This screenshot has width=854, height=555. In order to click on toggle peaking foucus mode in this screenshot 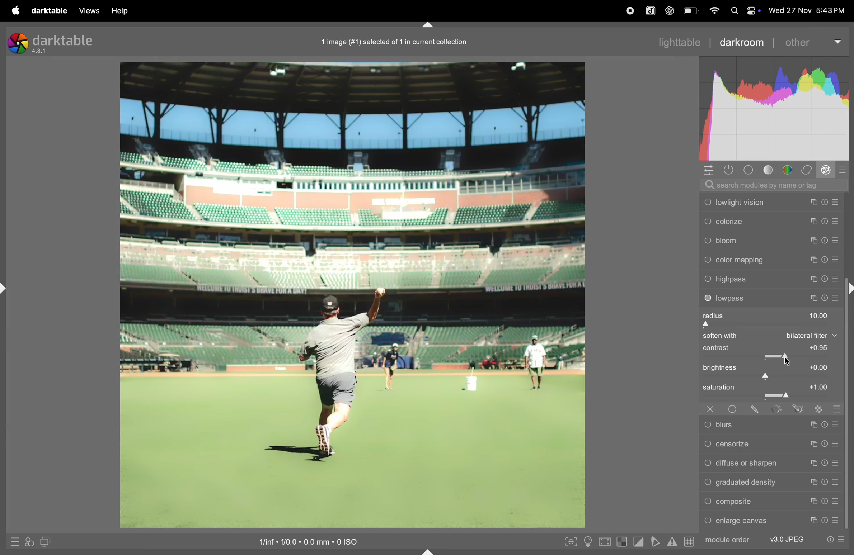, I will do `click(570, 543)`.